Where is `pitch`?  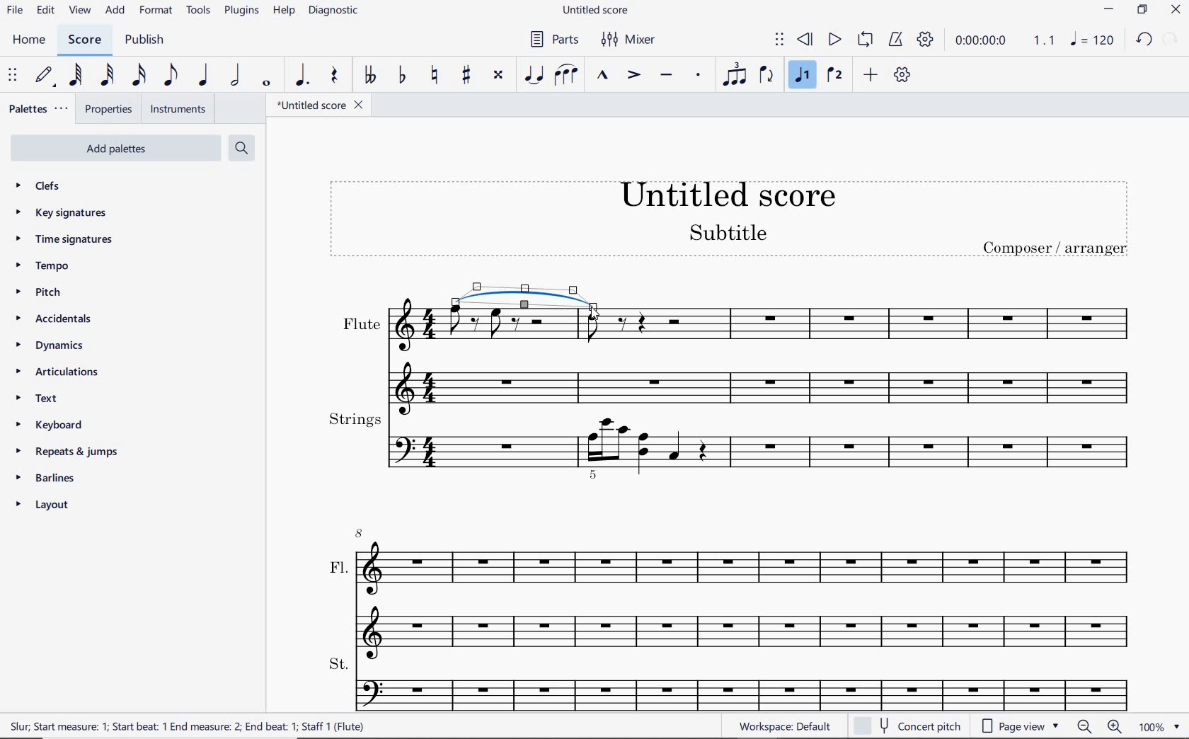
pitch is located at coordinates (45, 293).